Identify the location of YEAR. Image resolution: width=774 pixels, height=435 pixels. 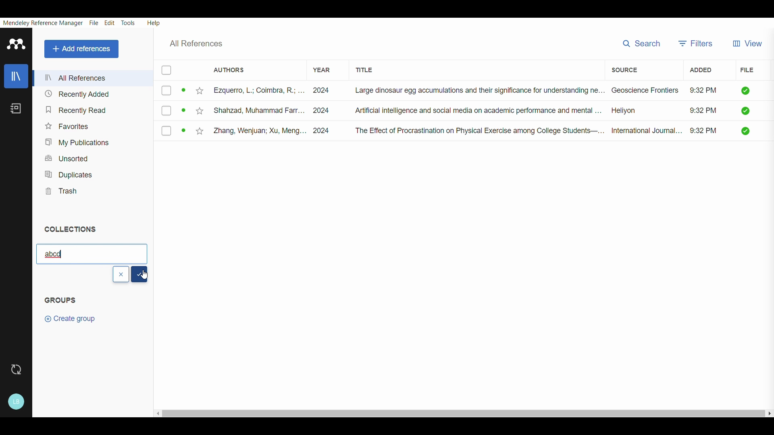
(318, 66).